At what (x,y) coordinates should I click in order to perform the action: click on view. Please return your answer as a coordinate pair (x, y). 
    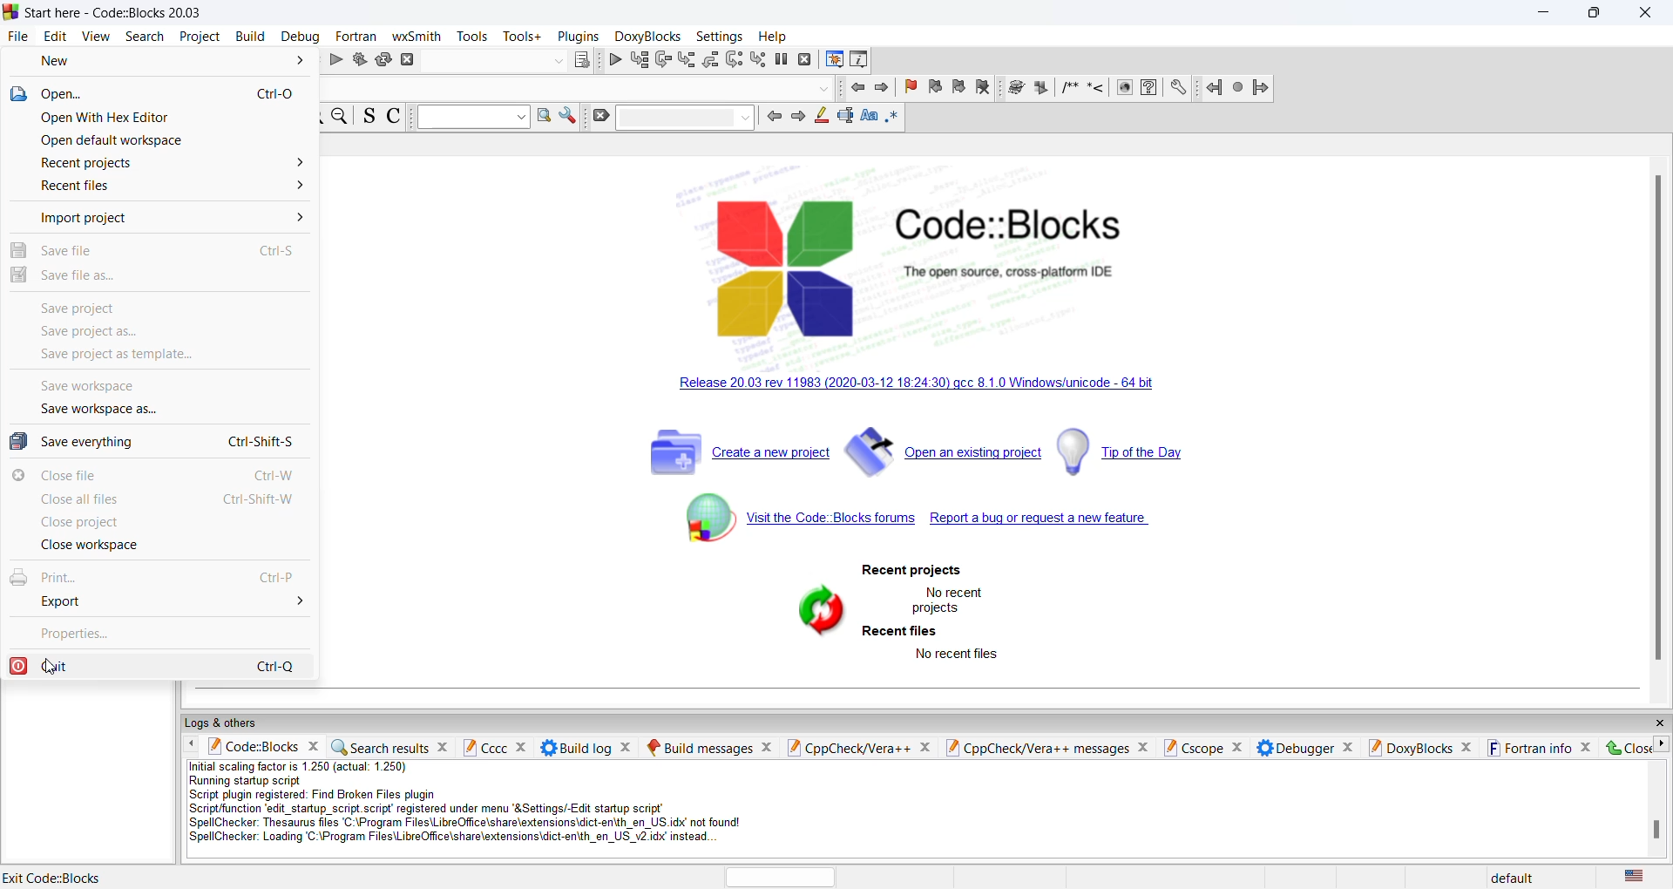
    Looking at the image, I should click on (97, 38).